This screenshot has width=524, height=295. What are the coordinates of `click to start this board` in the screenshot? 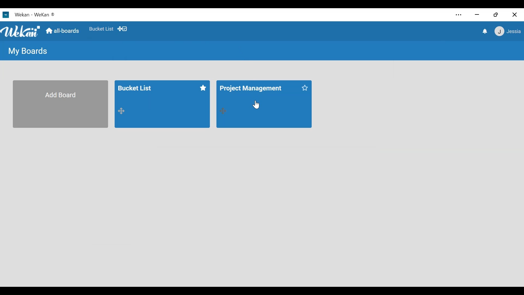 It's located at (302, 87).